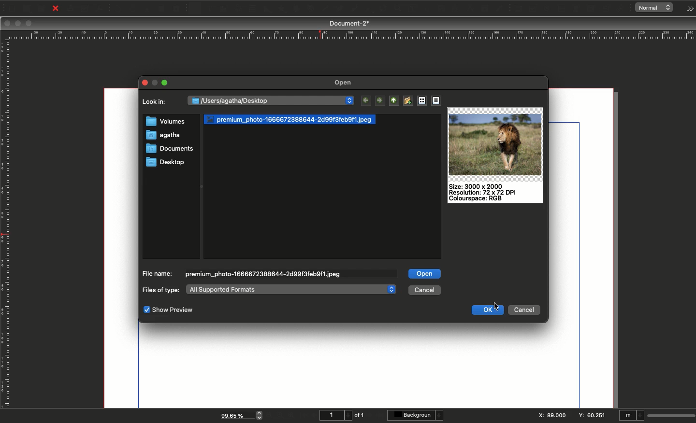  I want to click on PDF combo box, so click(575, 9).